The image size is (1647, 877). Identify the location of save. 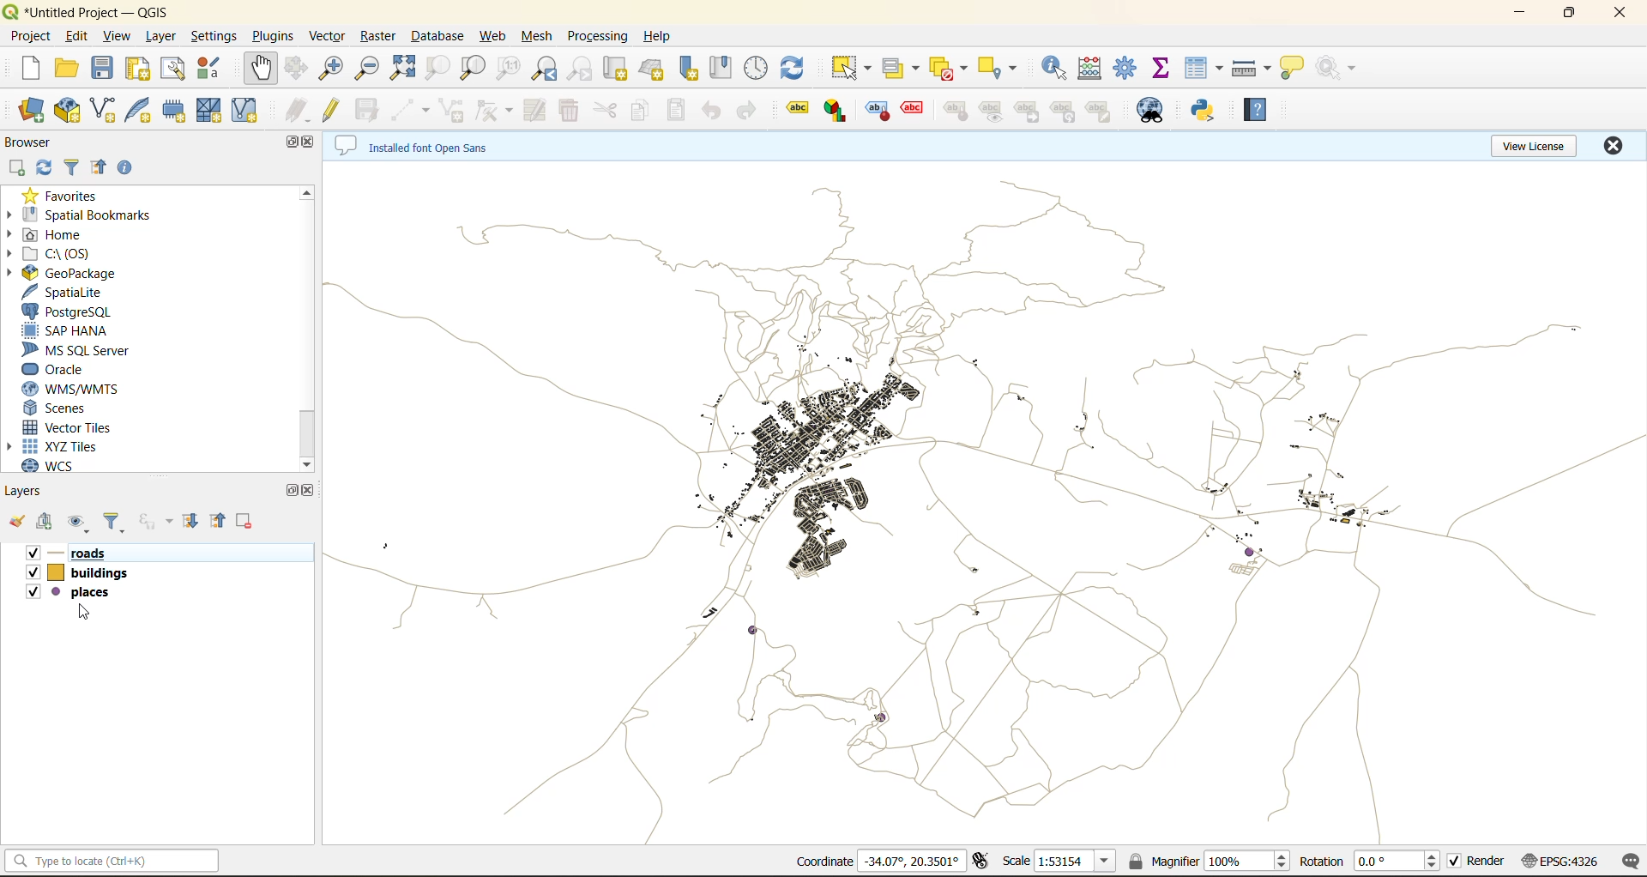
(106, 71).